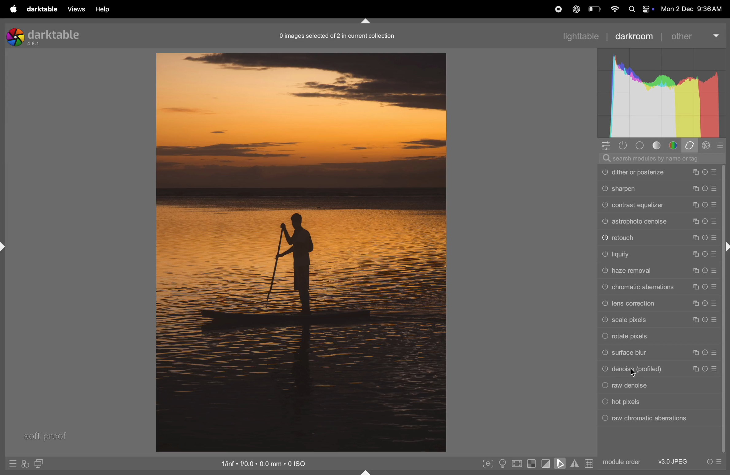 This screenshot has width=730, height=475. Describe the element at coordinates (661, 94) in the screenshot. I see `histogram` at that location.